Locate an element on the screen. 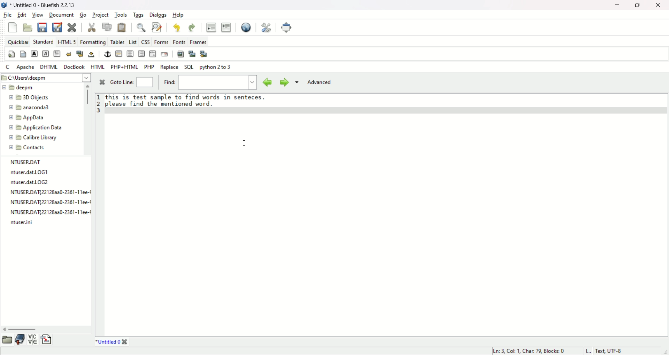 This screenshot has width=669, height=355. vertical scrollbar is located at coordinates (87, 97).